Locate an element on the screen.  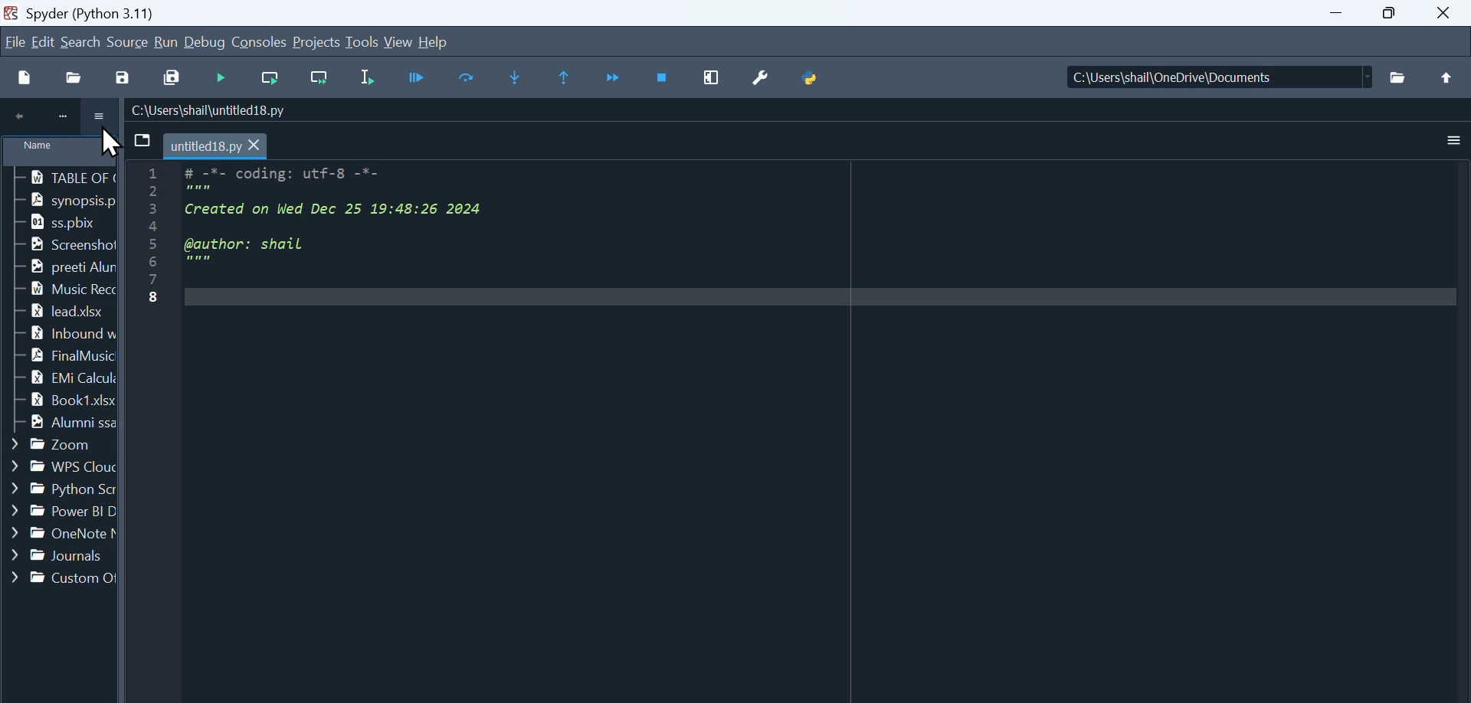
OneNote.. is located at coordinates (59, 535).